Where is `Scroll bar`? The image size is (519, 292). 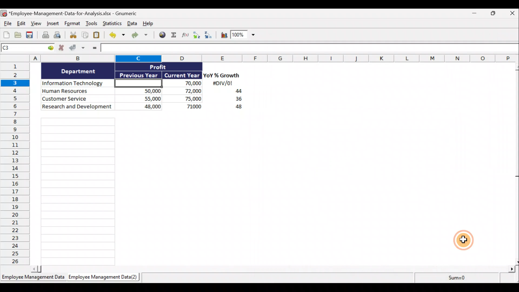 Scroll bar is located at coordinates (514, 163).